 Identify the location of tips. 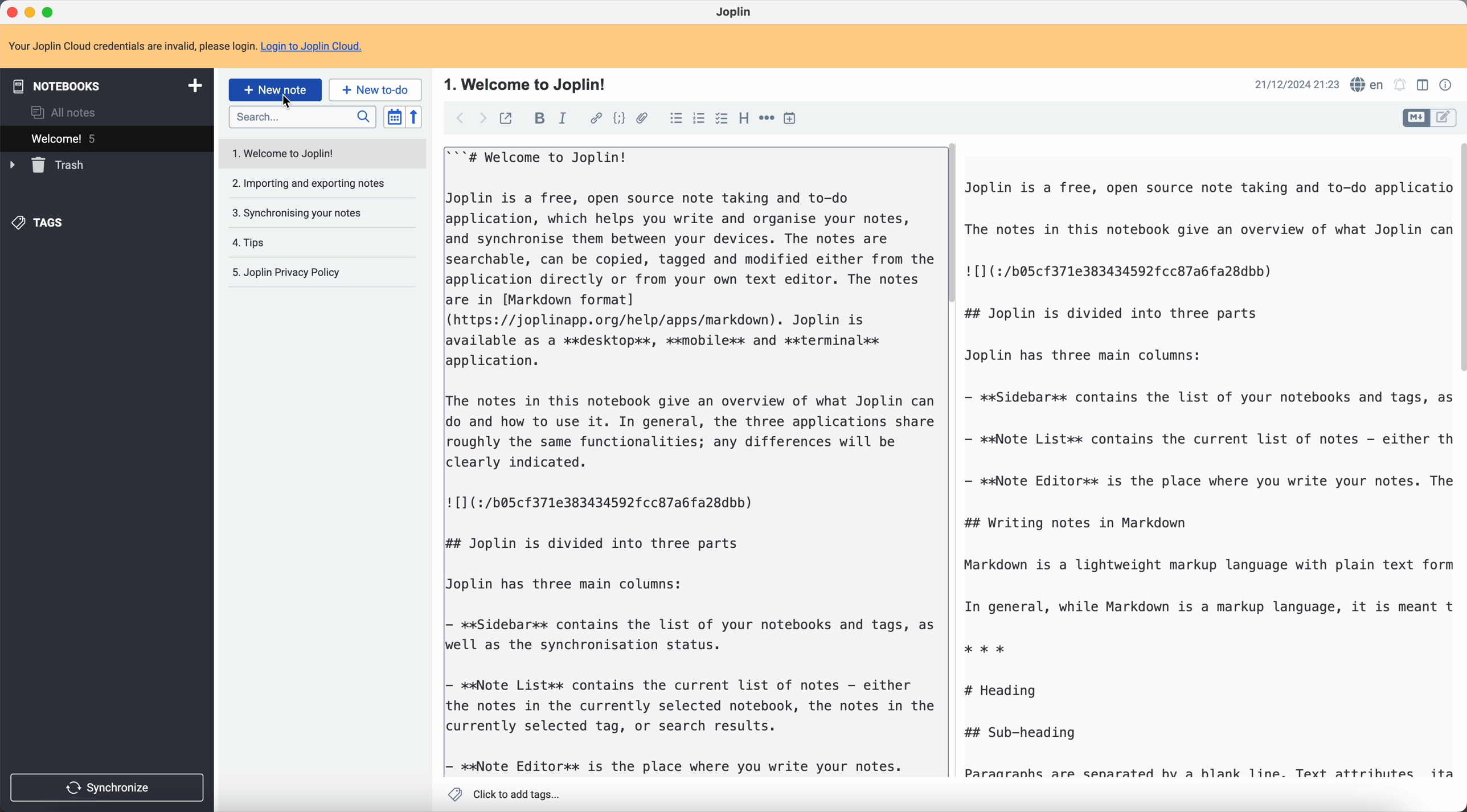
(249, 243).